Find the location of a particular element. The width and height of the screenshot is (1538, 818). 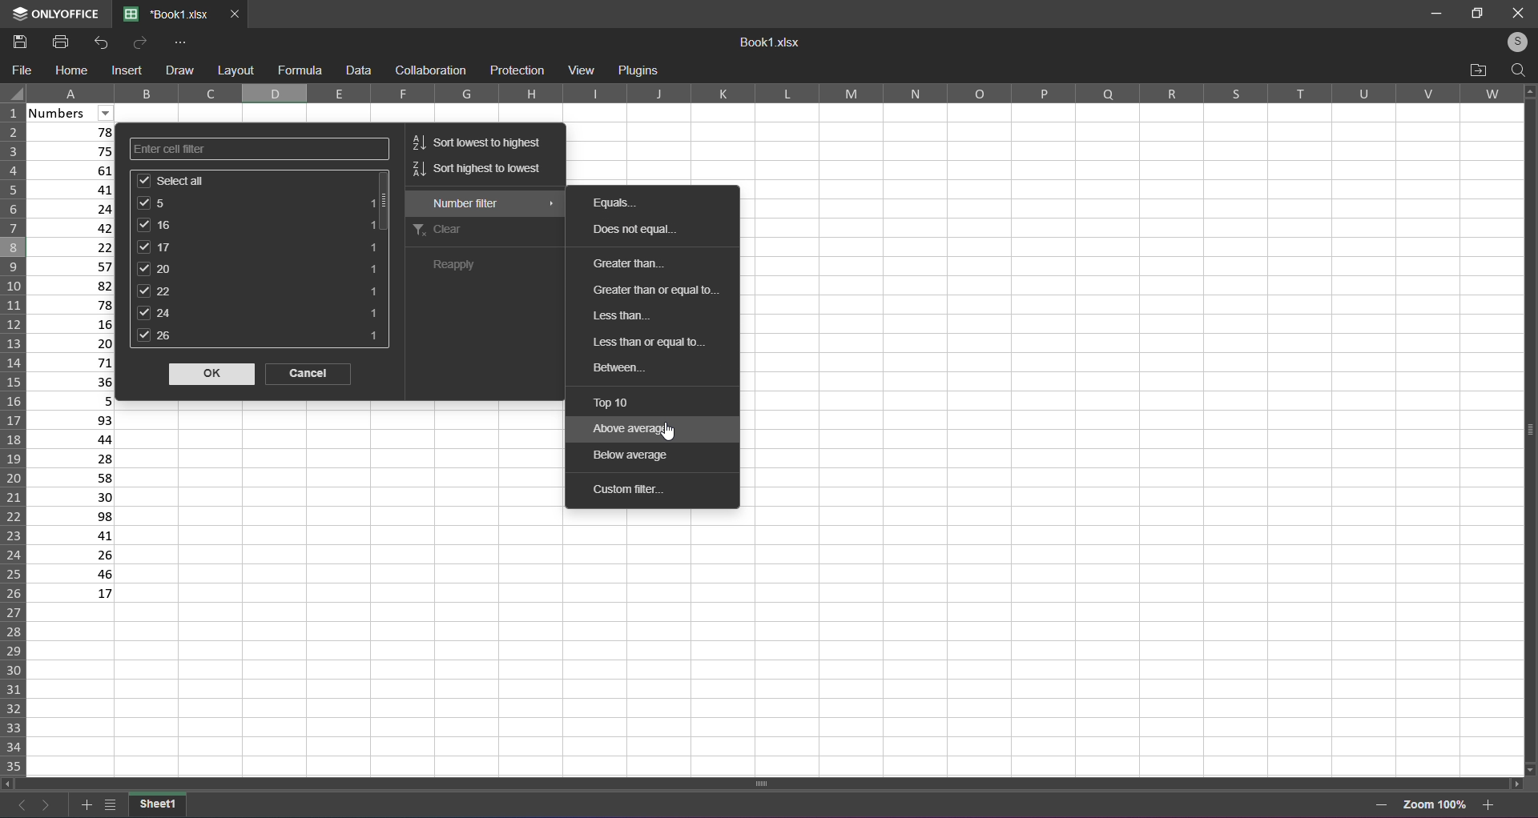

*Book1.xlsx is located at coordinates (167, 15).